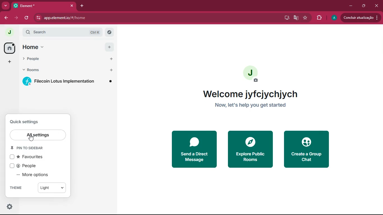 Image resolution: width=383 pixels, height=215 pixels. What do you see at coordinates (26, 18) in the screenshot?
I see `refresh` at bounding box center [26, 18].